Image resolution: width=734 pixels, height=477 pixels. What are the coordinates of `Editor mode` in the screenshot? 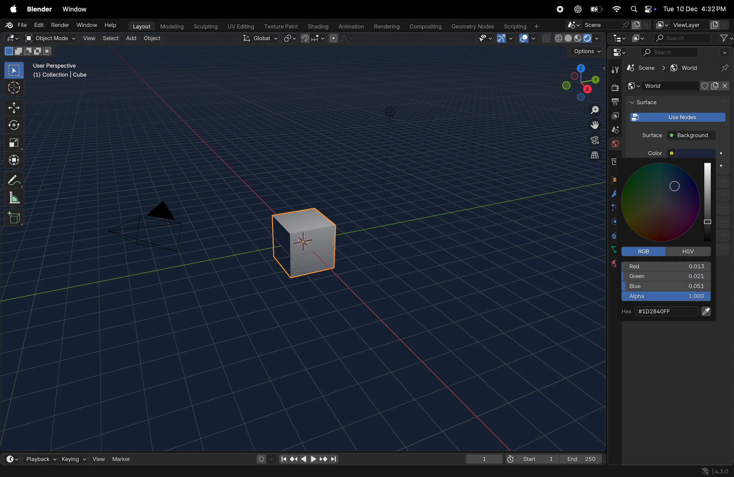 It's located at (618, 52).